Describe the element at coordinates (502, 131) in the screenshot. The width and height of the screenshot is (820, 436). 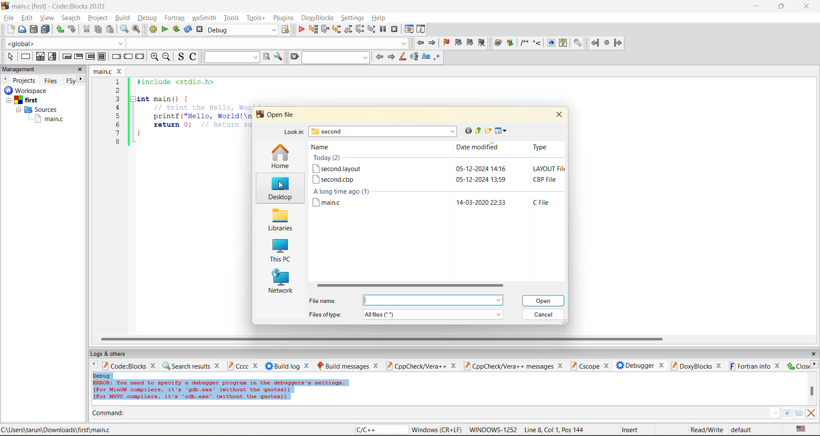
I see `view menu` at that location.